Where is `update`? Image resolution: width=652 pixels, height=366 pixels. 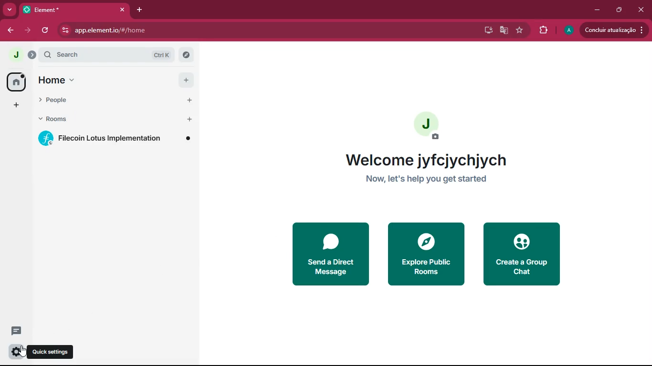
update is located at coordinates (614, 30).